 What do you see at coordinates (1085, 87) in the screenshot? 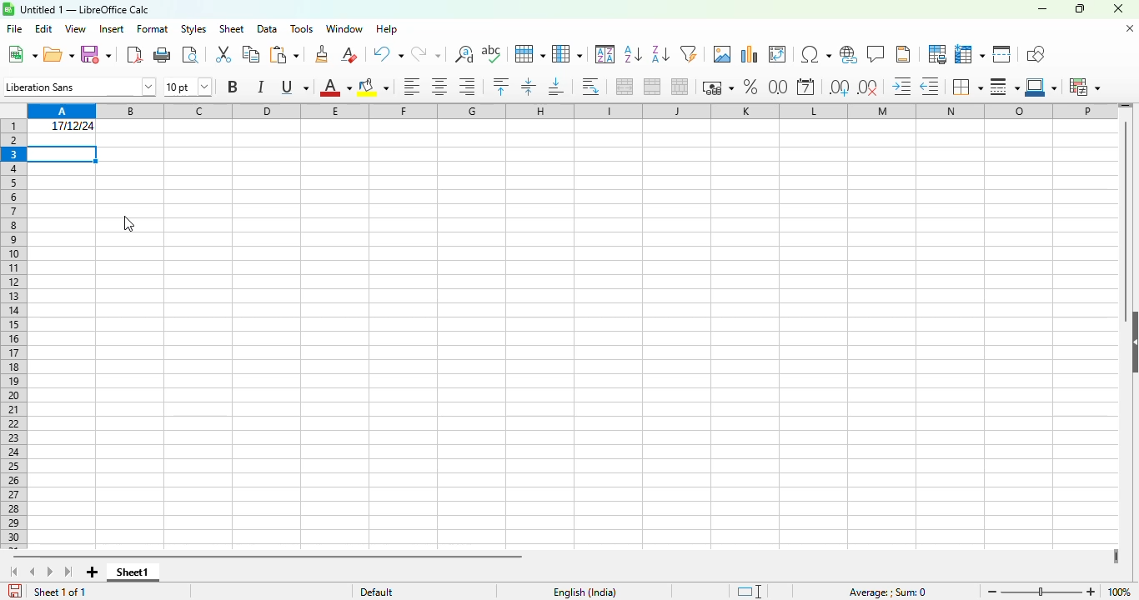
I see `conditional` at bounding box center [1085, 87].